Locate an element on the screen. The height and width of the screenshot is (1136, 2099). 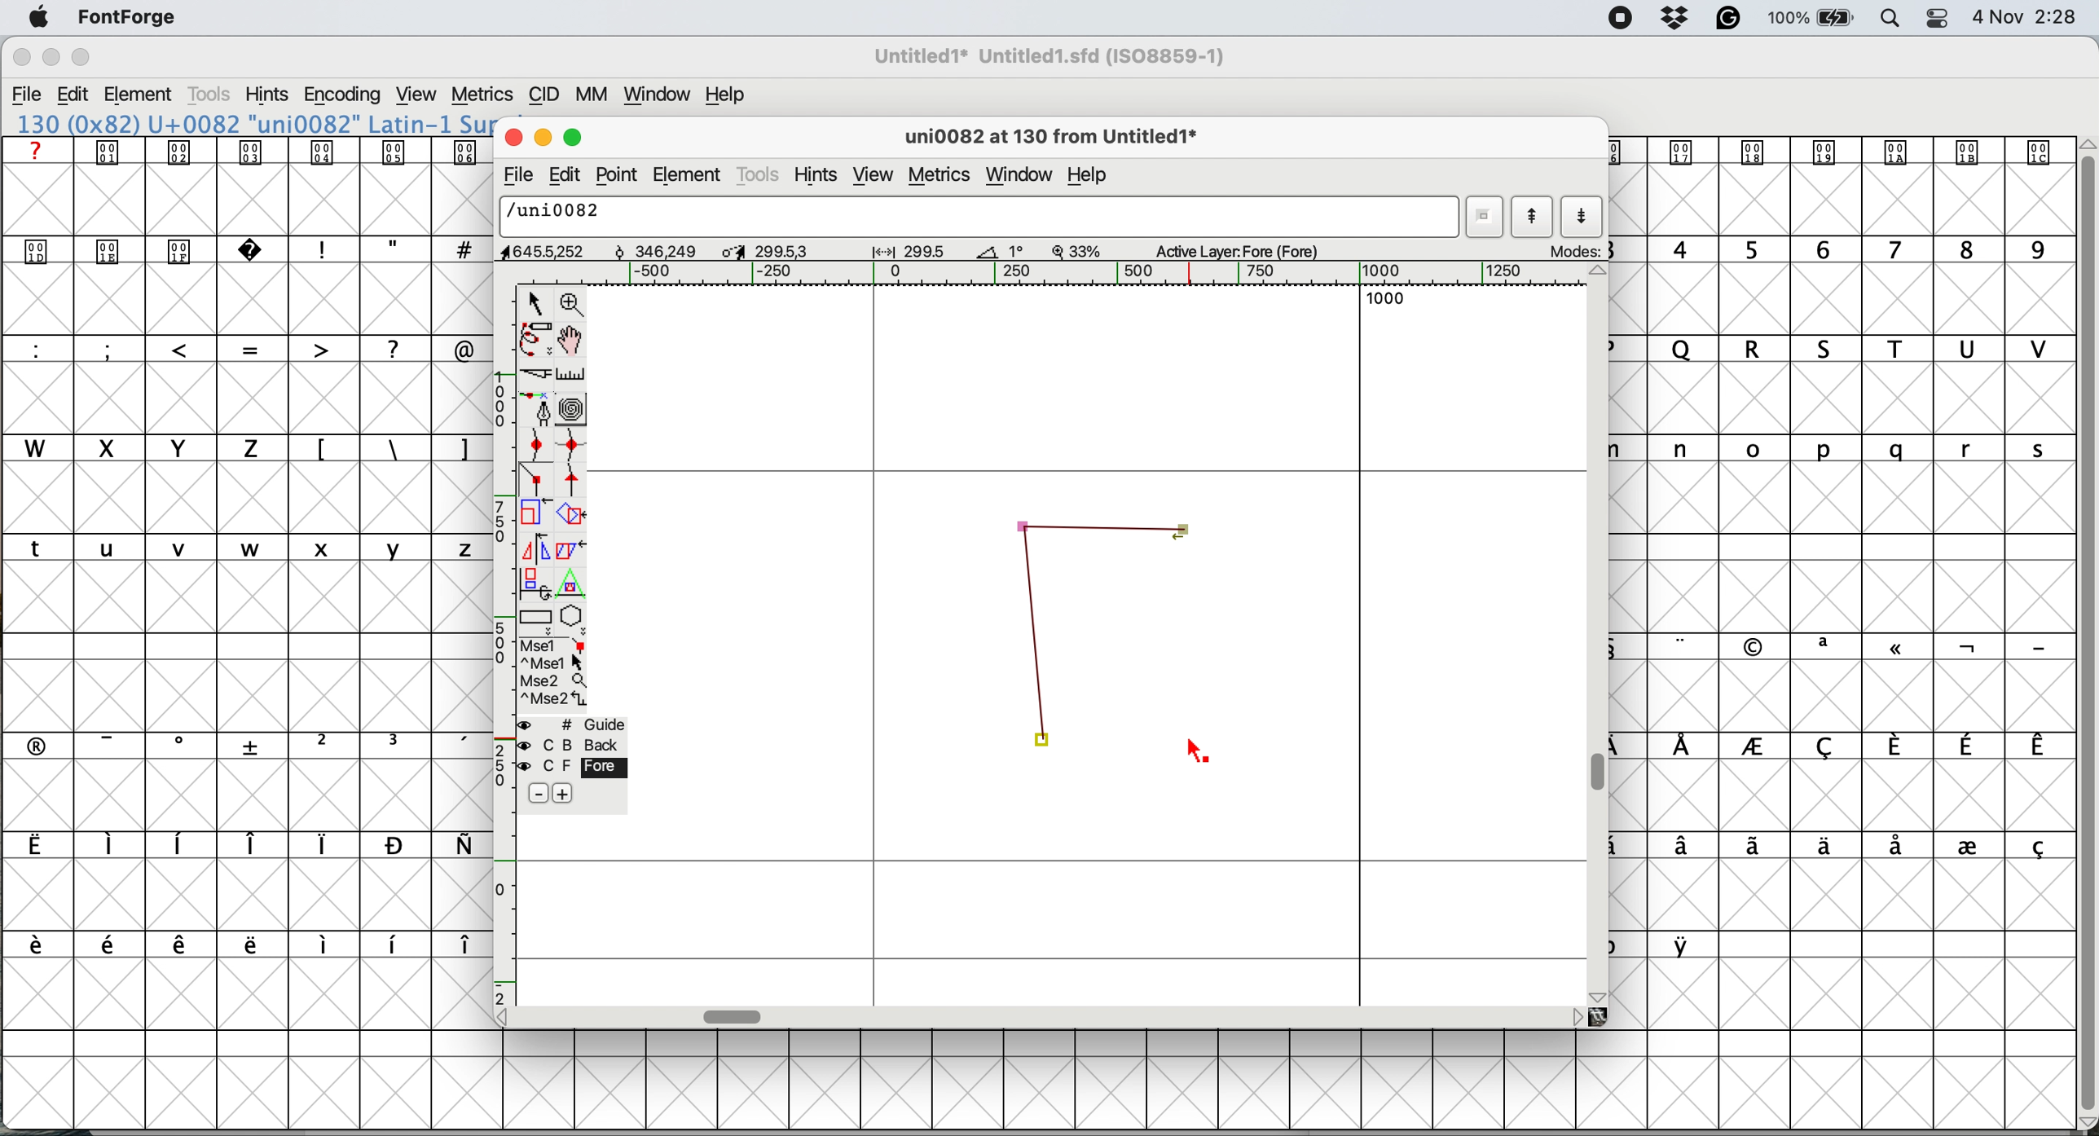
close is located at coordinates (510, 134).